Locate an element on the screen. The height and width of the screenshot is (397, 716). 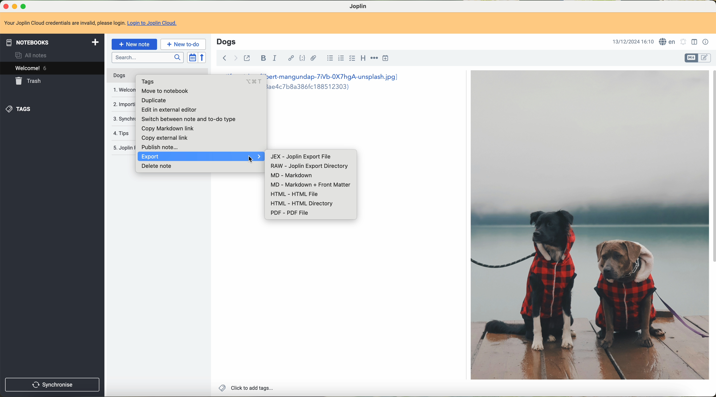
toggle editors is located at coordinates (692, 58).